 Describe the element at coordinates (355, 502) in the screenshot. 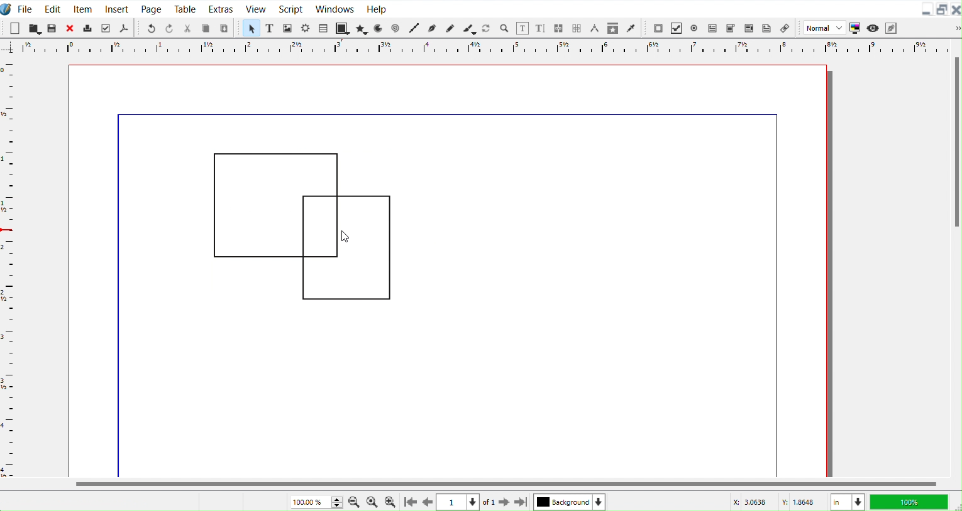

I see `Zoom Out` at that location.